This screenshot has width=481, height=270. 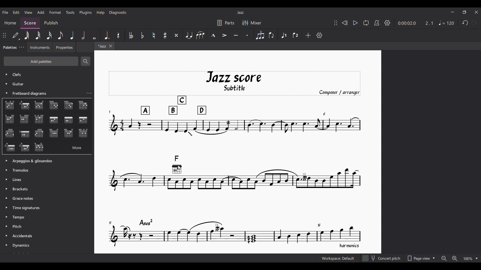 I want to click on Palettes, current selection, so click(x=9, y=48).